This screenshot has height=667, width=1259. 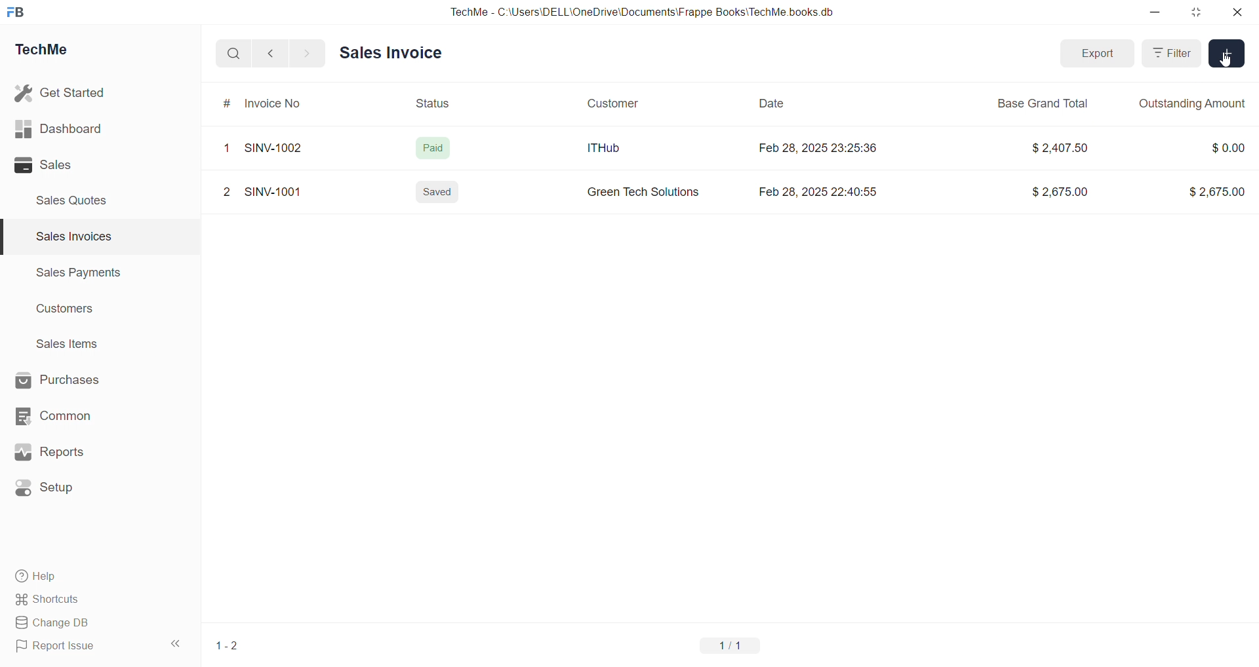 What do you see at coordinates (1095, 54) in the screenshot?
I see `Export` at bounding box center [1095, 54].